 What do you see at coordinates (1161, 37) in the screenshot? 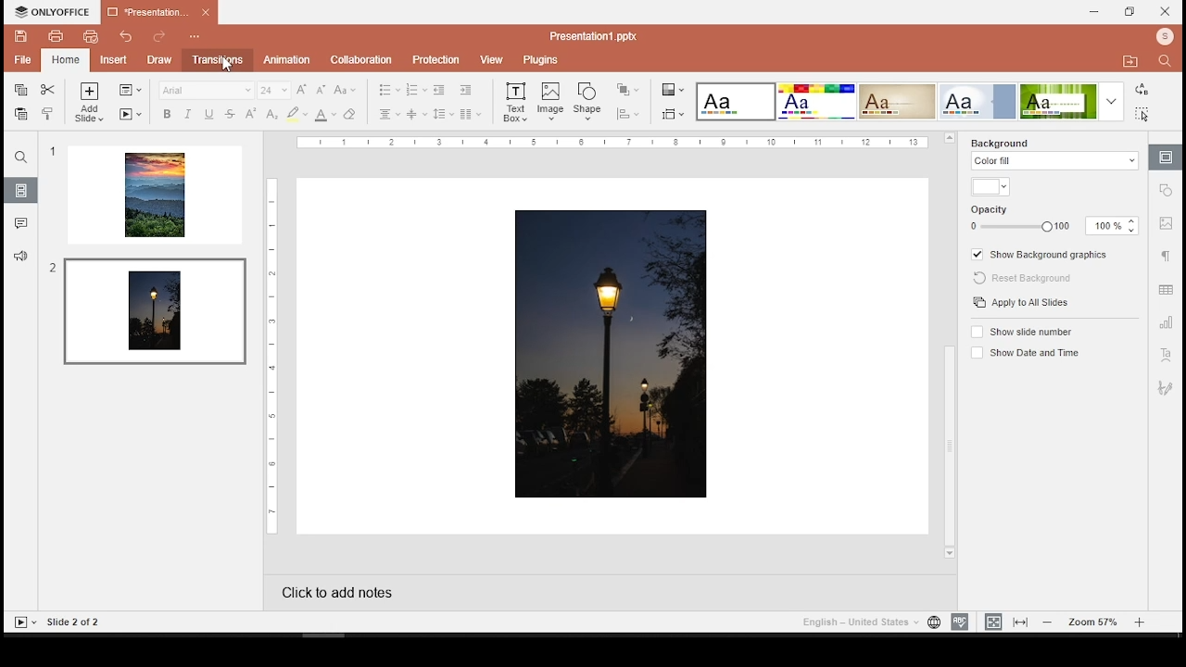
I see `profile` at bounding box center [1161, 37].